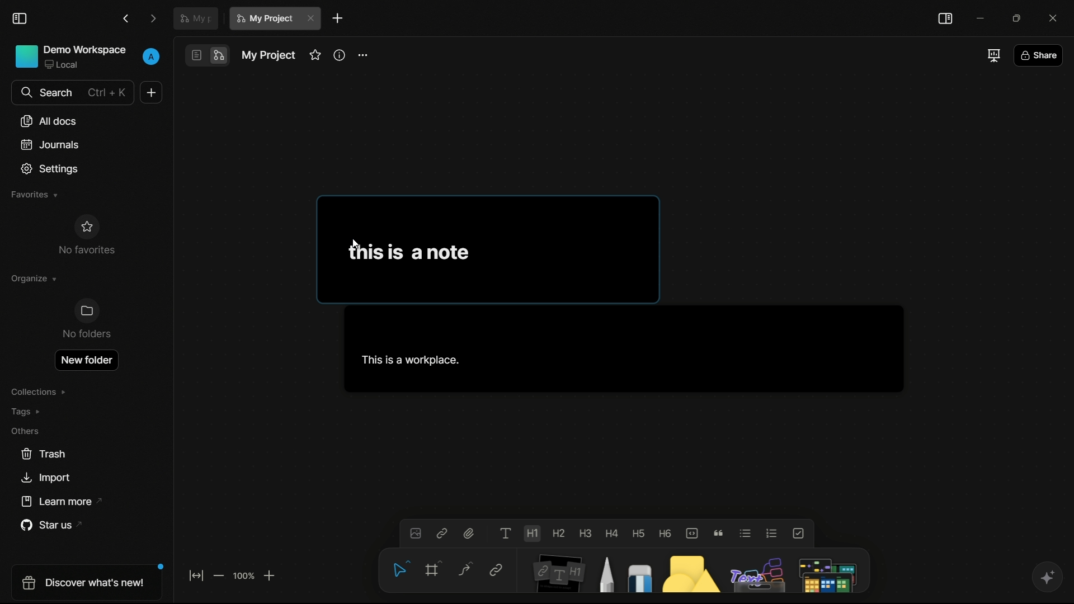 This screenshot has height=604, width=1074. I want to click on to do list, so click(799, 533).